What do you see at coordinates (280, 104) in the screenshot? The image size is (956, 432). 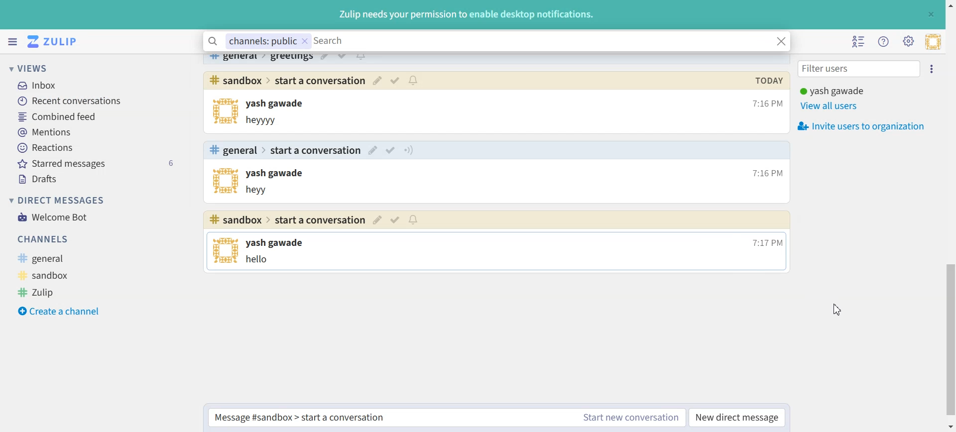 I see `yash gawade` at bounding box center [280, 104].